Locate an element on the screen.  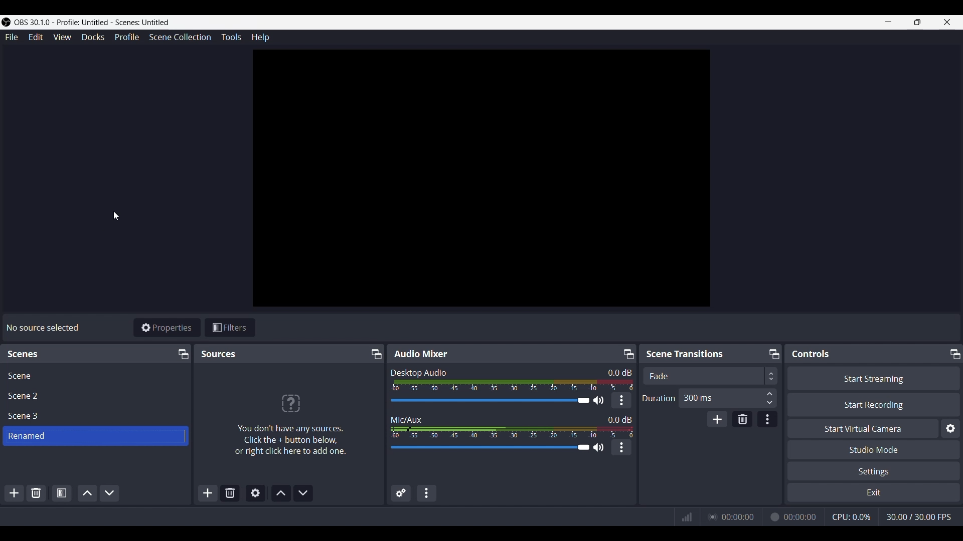
 Undock/Pop-out icon is located at coordinates (628, 354).